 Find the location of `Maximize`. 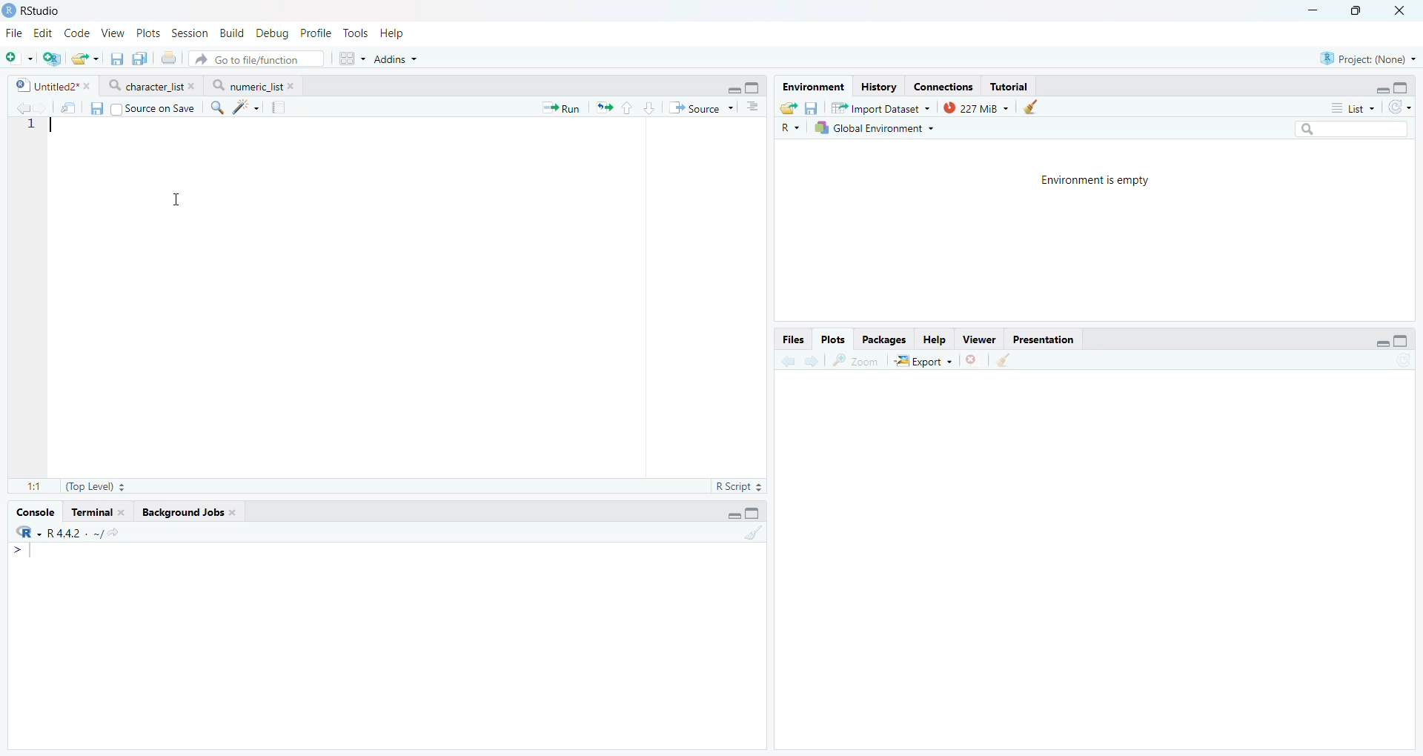

Maximize is located at coordinates (1358, 10).